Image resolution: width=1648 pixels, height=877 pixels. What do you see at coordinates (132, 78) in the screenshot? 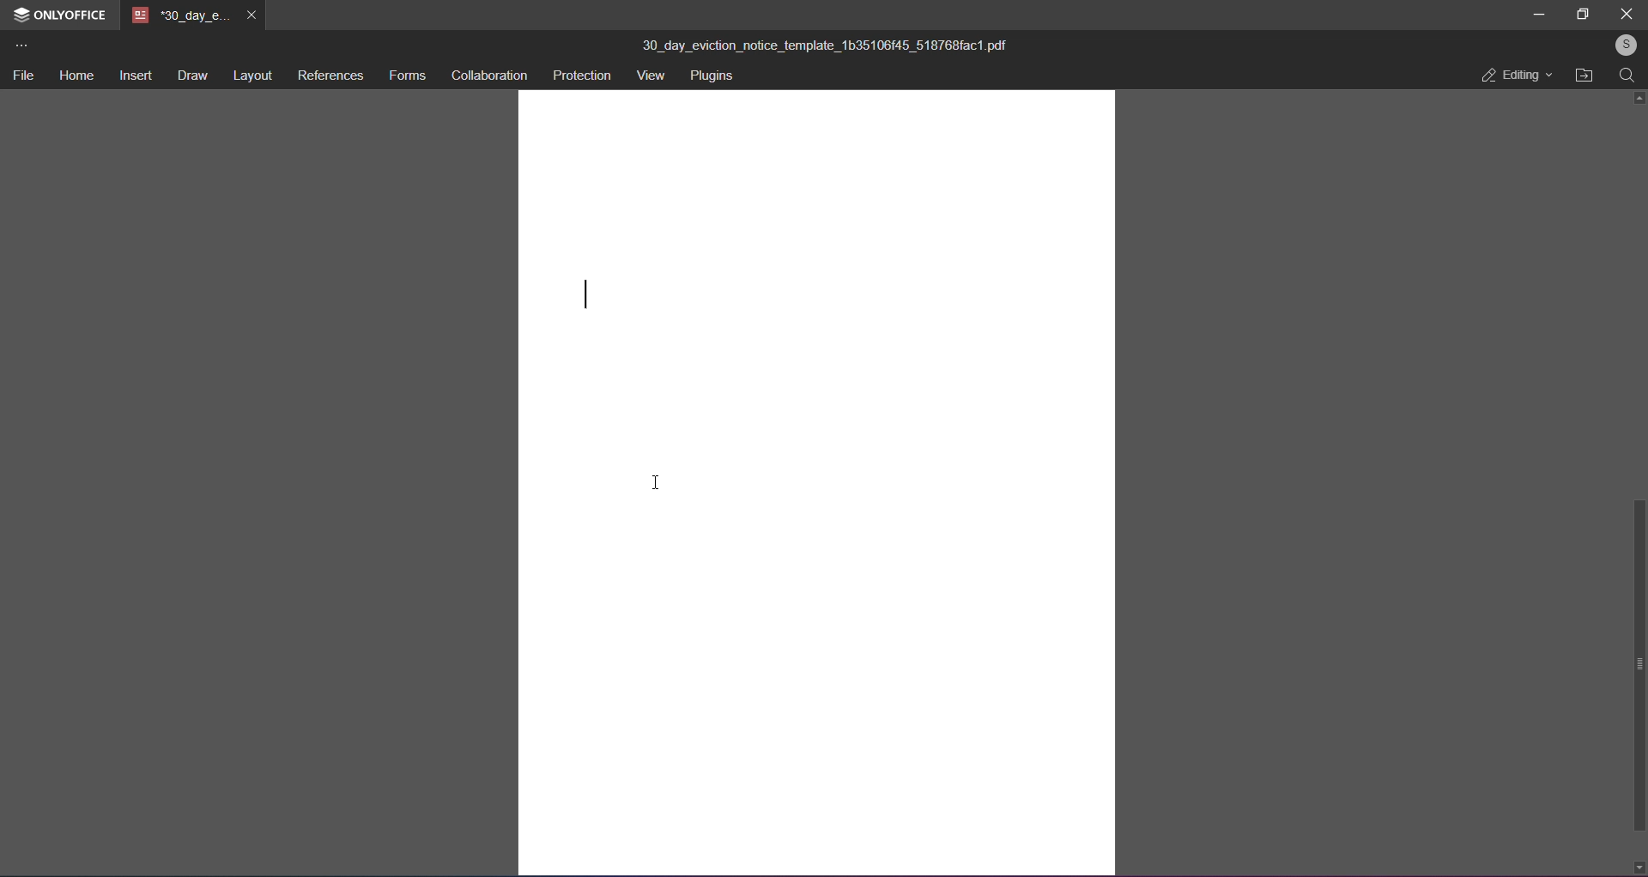
I see `insert` at bounding box center [132, 78].